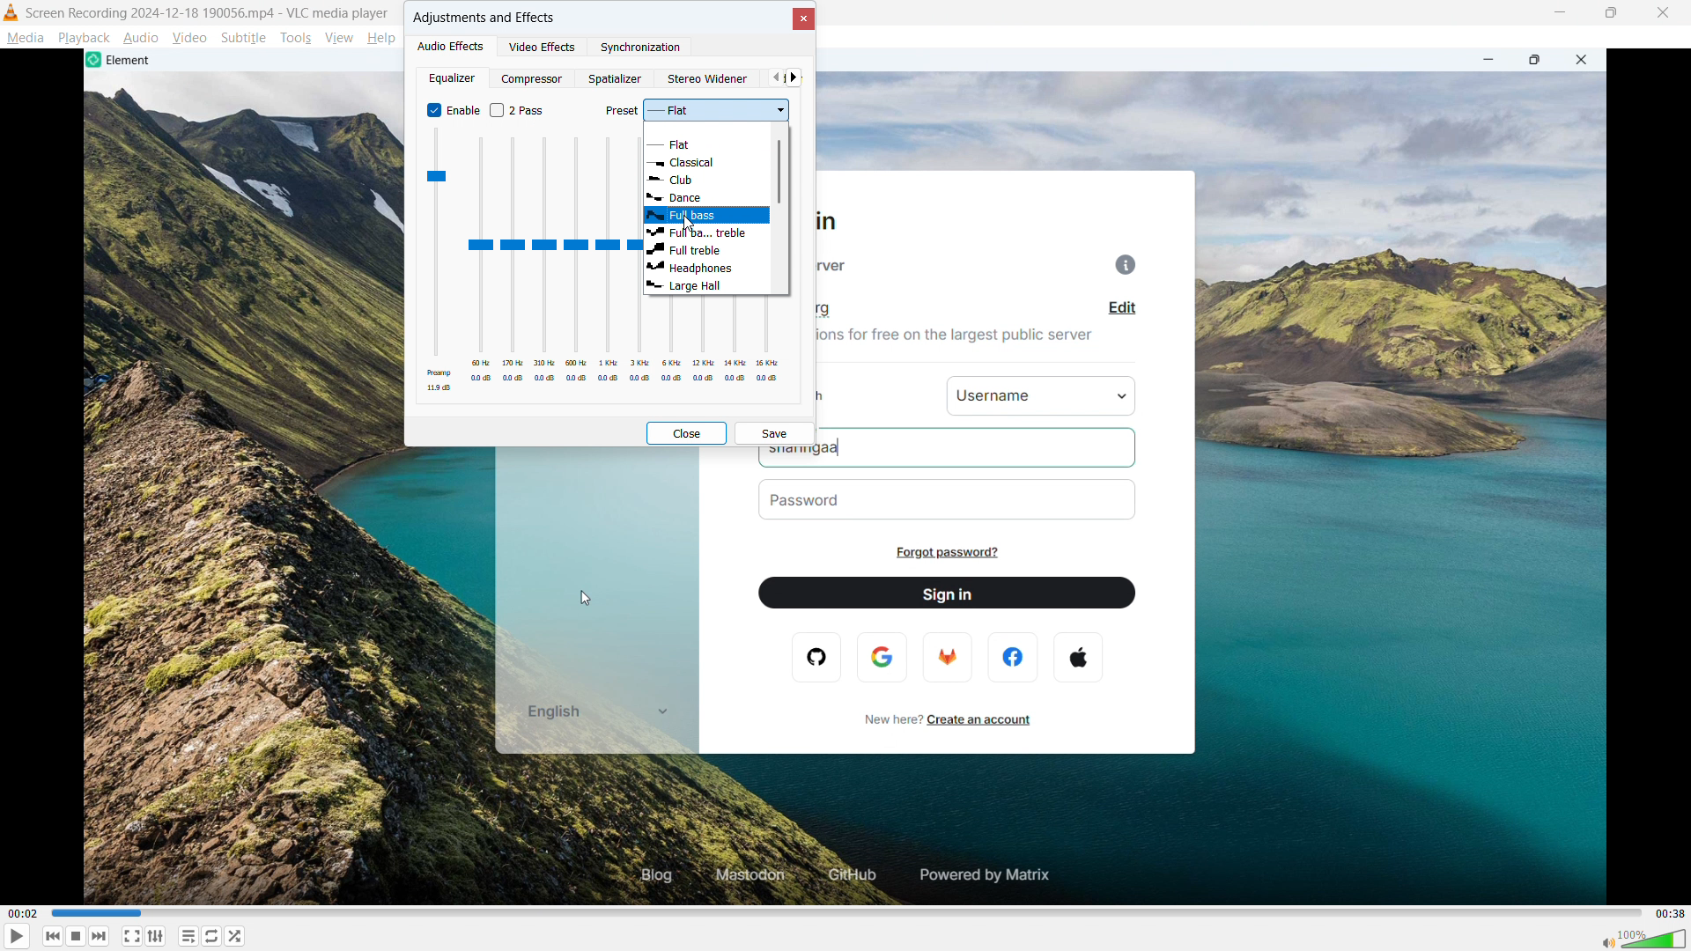  Describe the element at coordinates (520, 110) in the screenshot. I see `Enable or disable 2 pass` at that location.